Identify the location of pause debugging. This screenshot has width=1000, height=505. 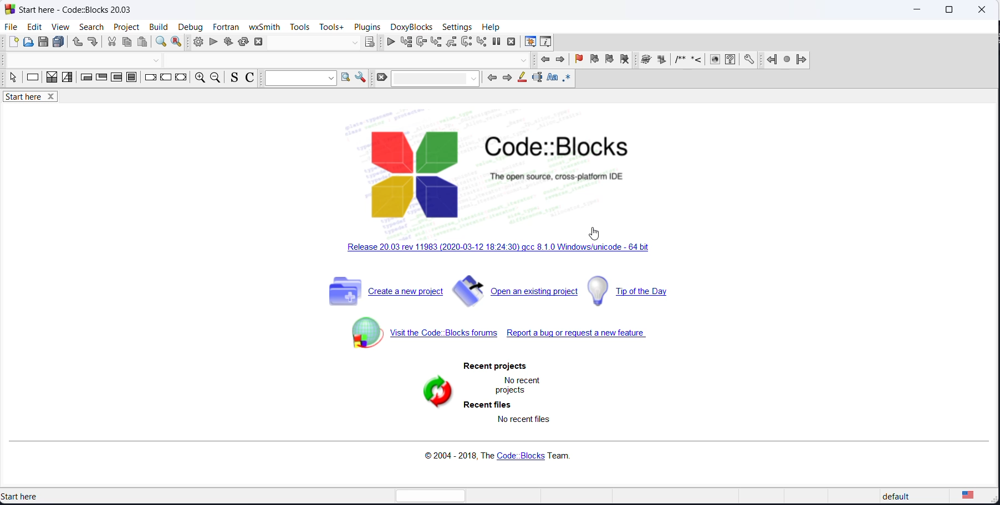
(497, 42).